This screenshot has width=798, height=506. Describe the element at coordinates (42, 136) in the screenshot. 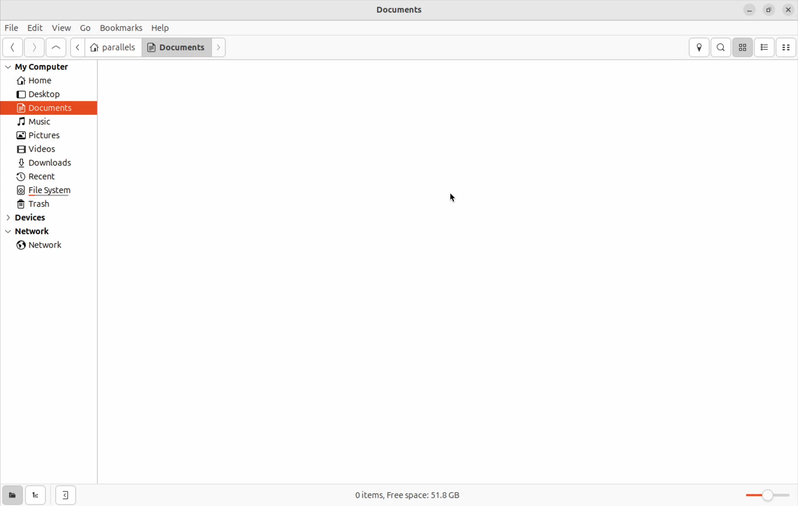

I see `pictures` at that location.